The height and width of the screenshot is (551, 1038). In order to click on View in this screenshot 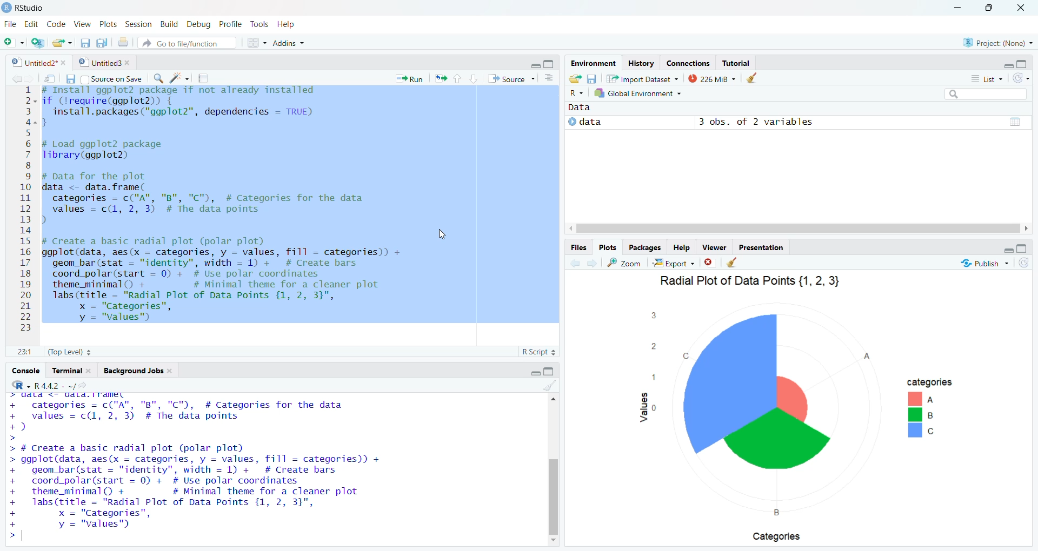, I will do `click(81, 25)`.